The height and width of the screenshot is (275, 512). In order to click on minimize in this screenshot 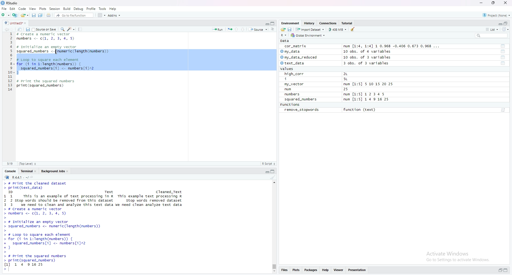, I will do `click(267, 171)`.